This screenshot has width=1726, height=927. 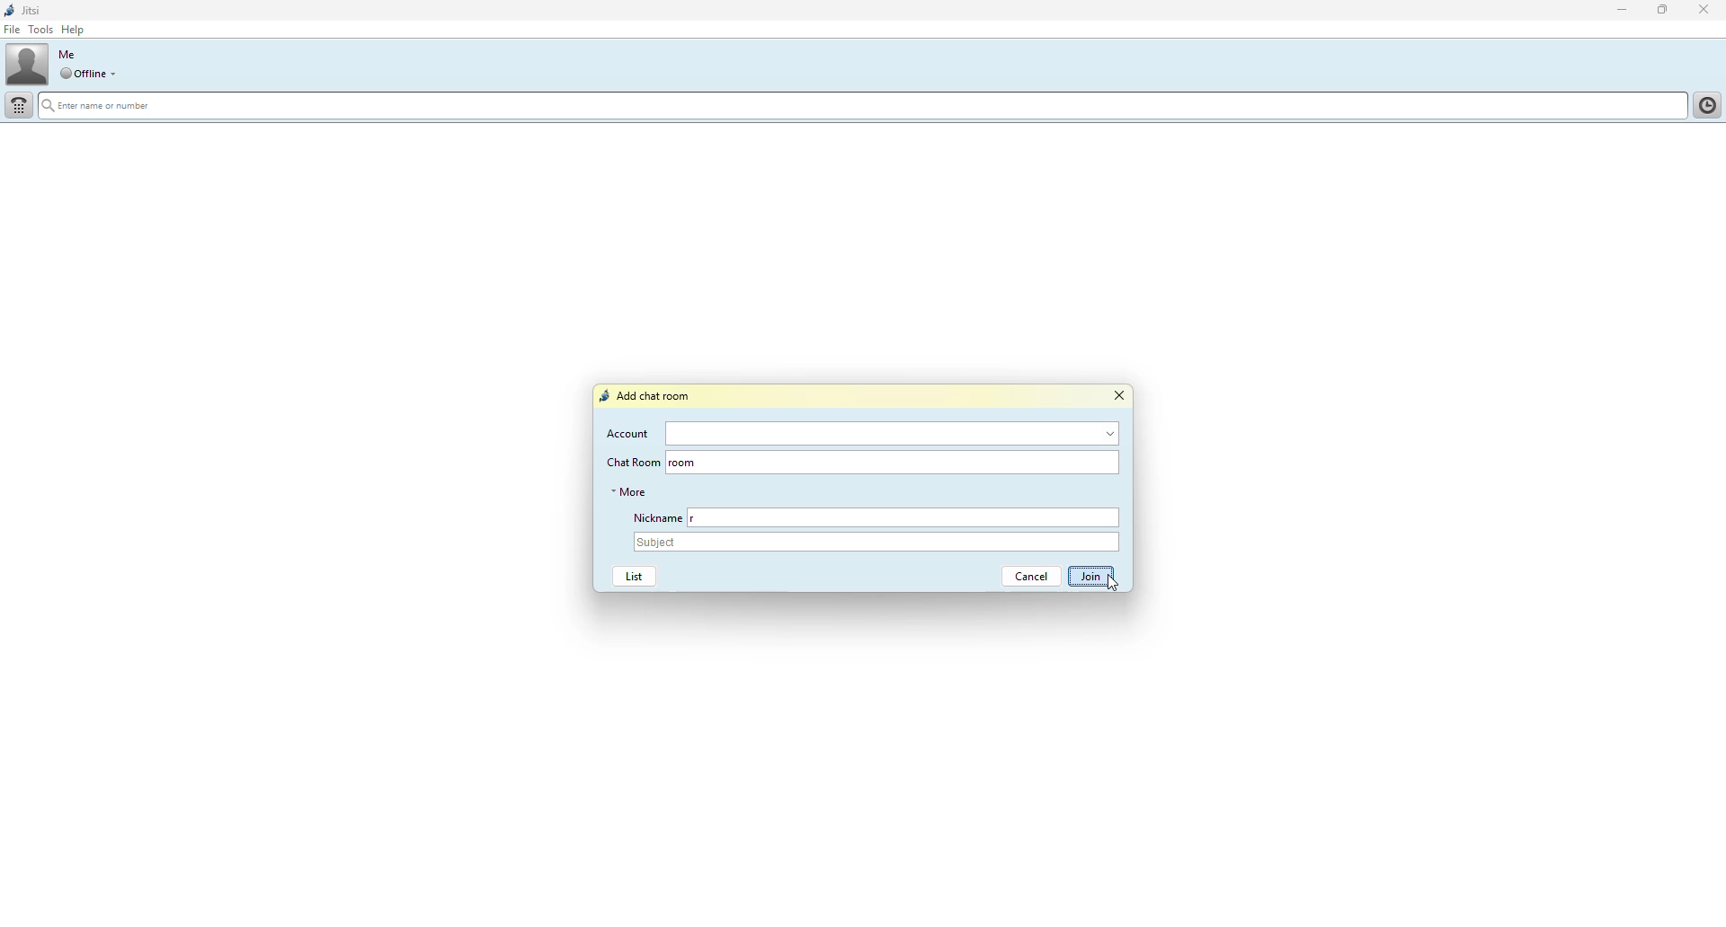 I want to click on chat room, so click(x=631, y=462).